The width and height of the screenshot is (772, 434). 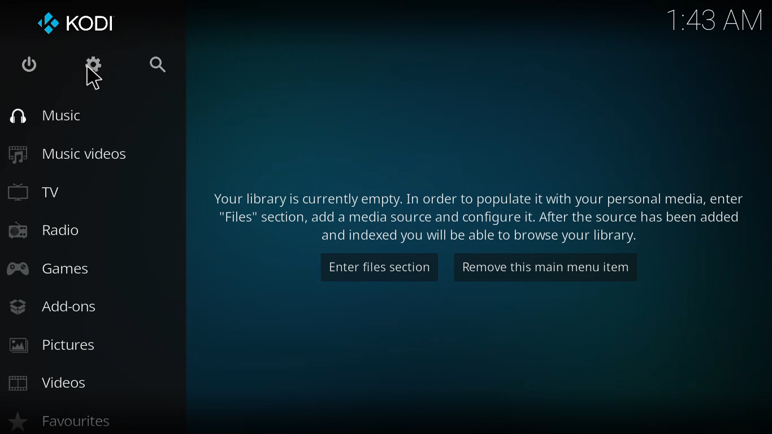 I want to click on games, so click(x=50, y=268).